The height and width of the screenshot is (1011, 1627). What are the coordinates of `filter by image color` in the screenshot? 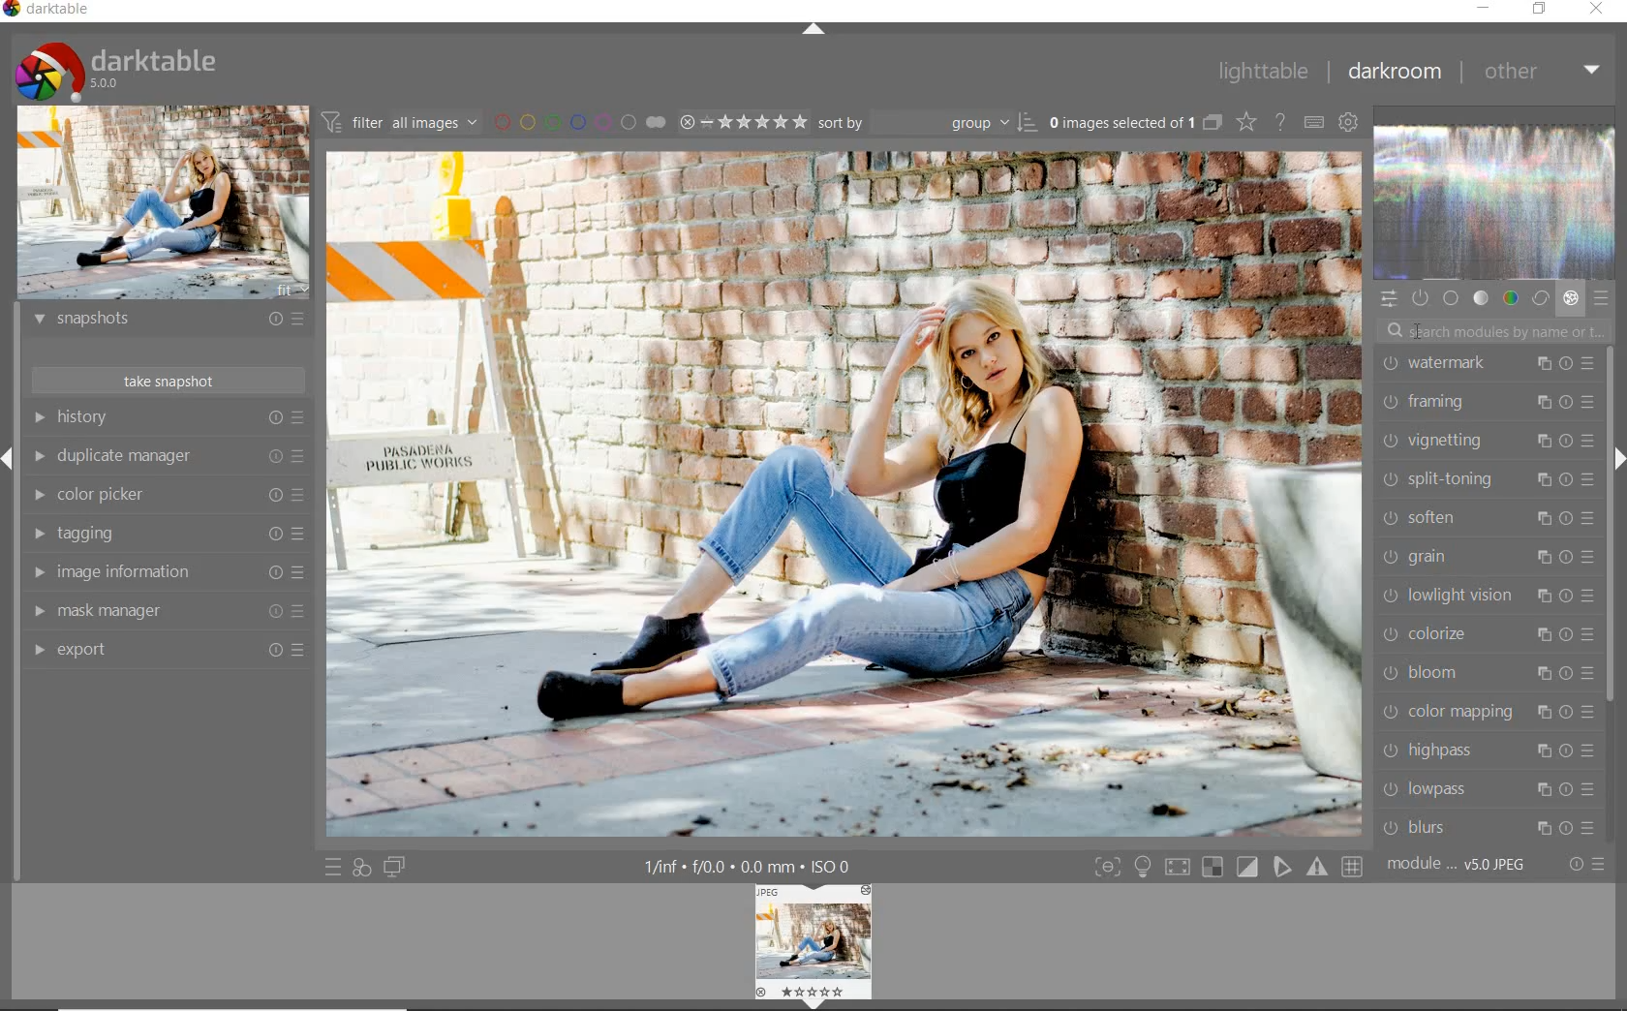 It's located at (584, 123).